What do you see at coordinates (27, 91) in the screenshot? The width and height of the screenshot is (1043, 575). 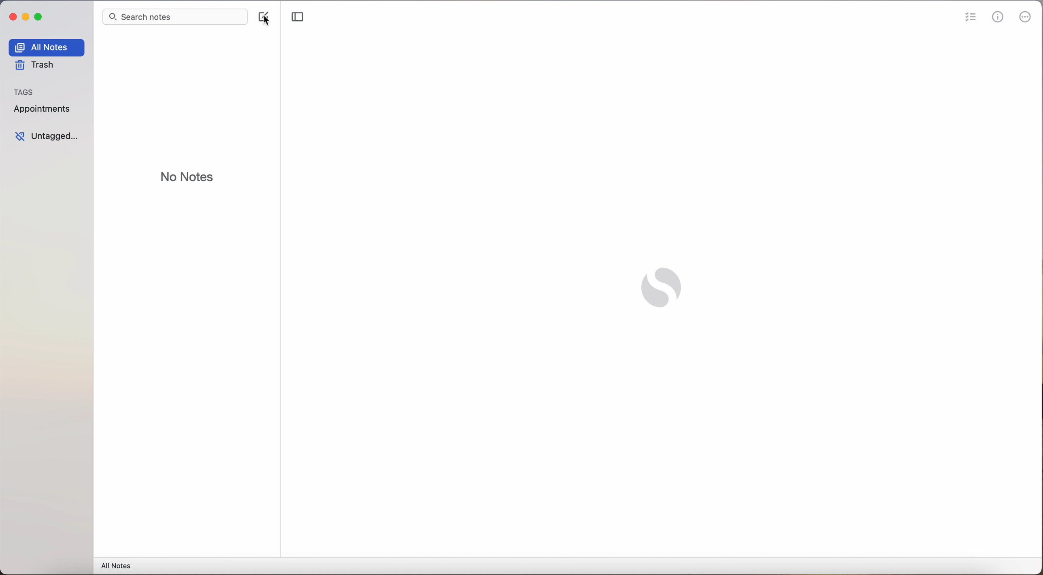 I see `tags` at bounding box center [27, 91].